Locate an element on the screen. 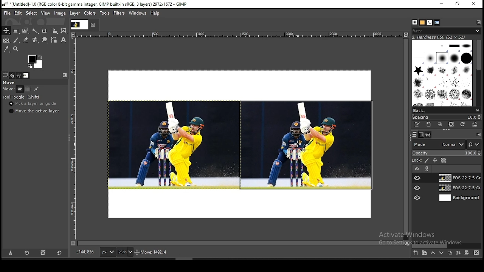 The image size is (484, 272). document history is located at coordinates (437, 23).